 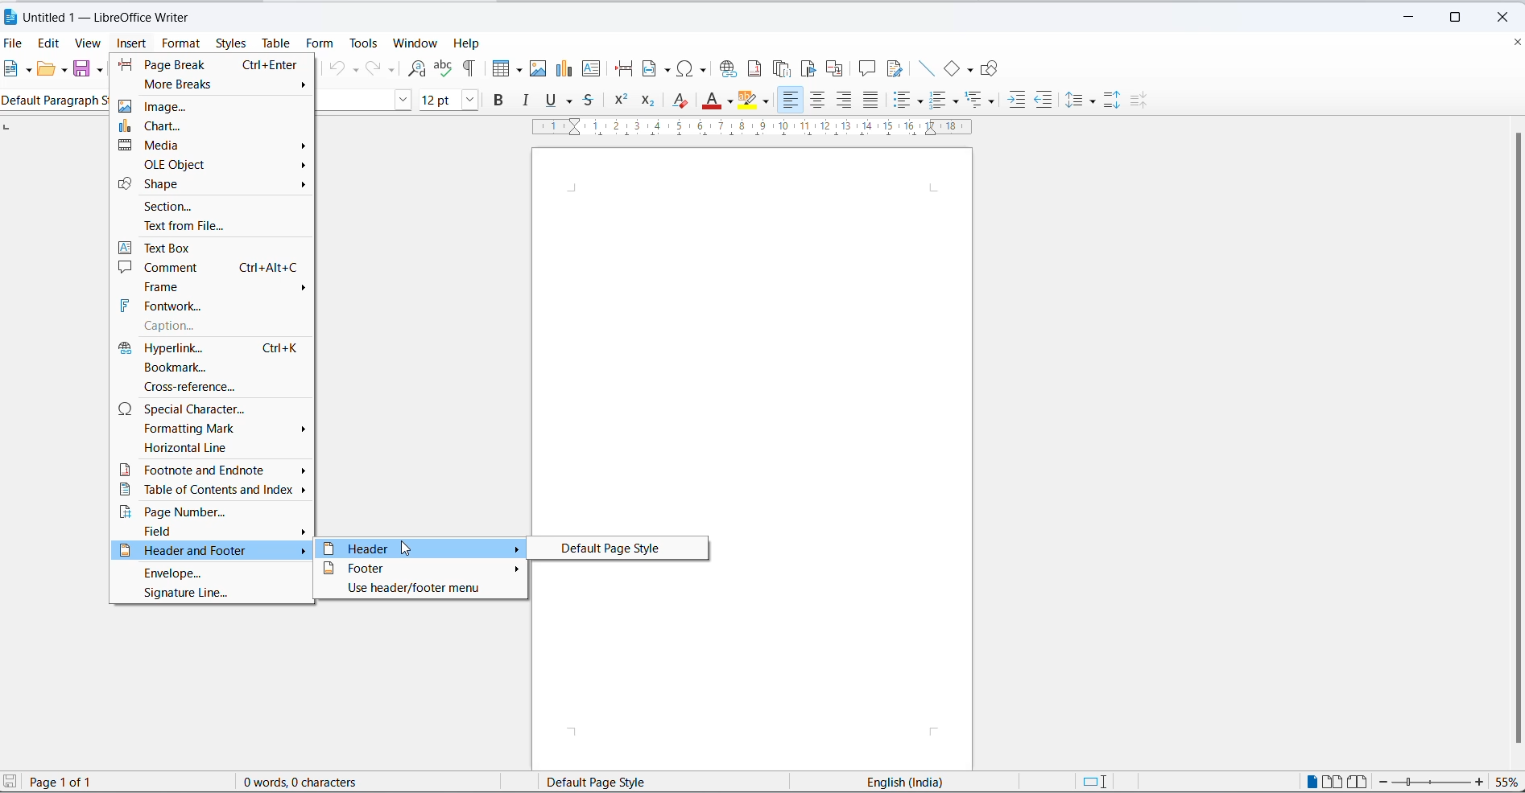 What do you see at coordinates (469, 43) in the screenshot?
I see `help` at bounding box center [469, 43].